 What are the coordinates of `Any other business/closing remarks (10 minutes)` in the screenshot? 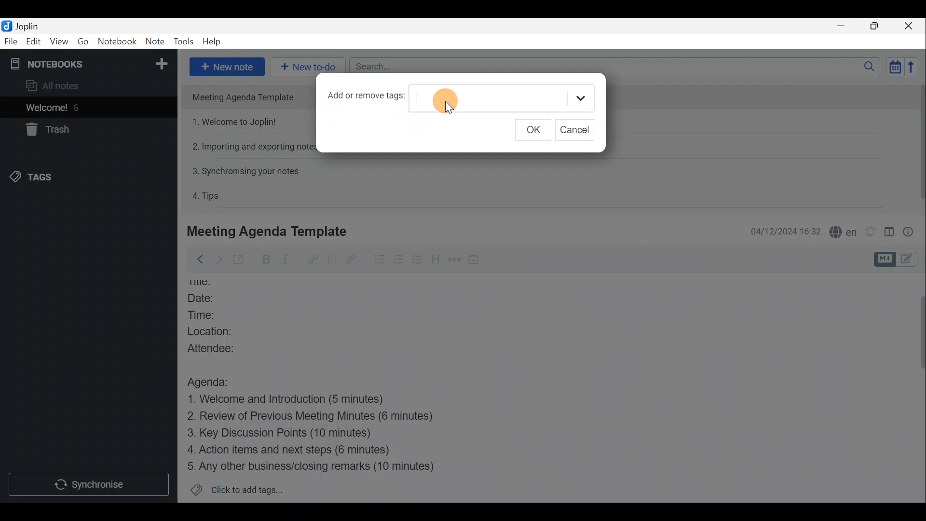 It's located at (314, 466).